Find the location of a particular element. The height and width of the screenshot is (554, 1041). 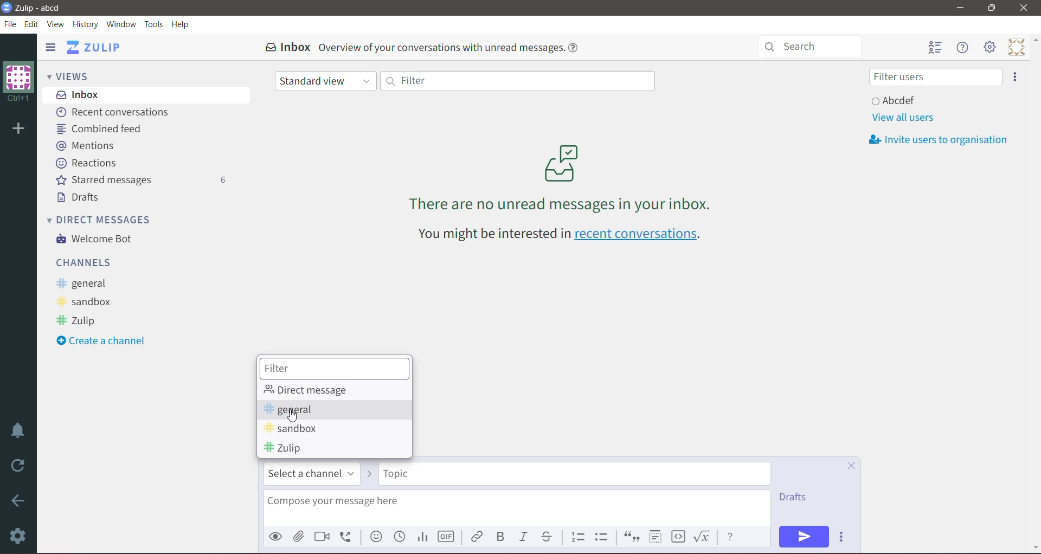

Add video call is located at coordinates (321, 537).